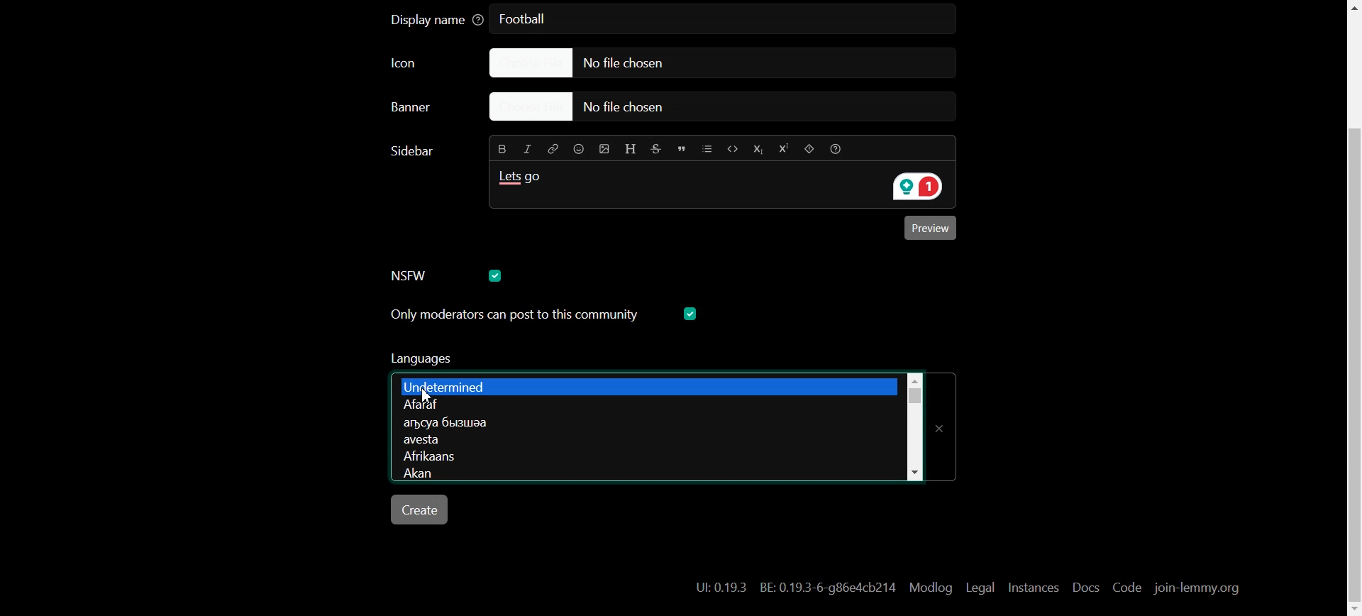 Image resolution: width=1362 pixels, height=616 pixels. Describe the element at coordinates (931, 587) in the screenshot. I see `Modlog` at that location.